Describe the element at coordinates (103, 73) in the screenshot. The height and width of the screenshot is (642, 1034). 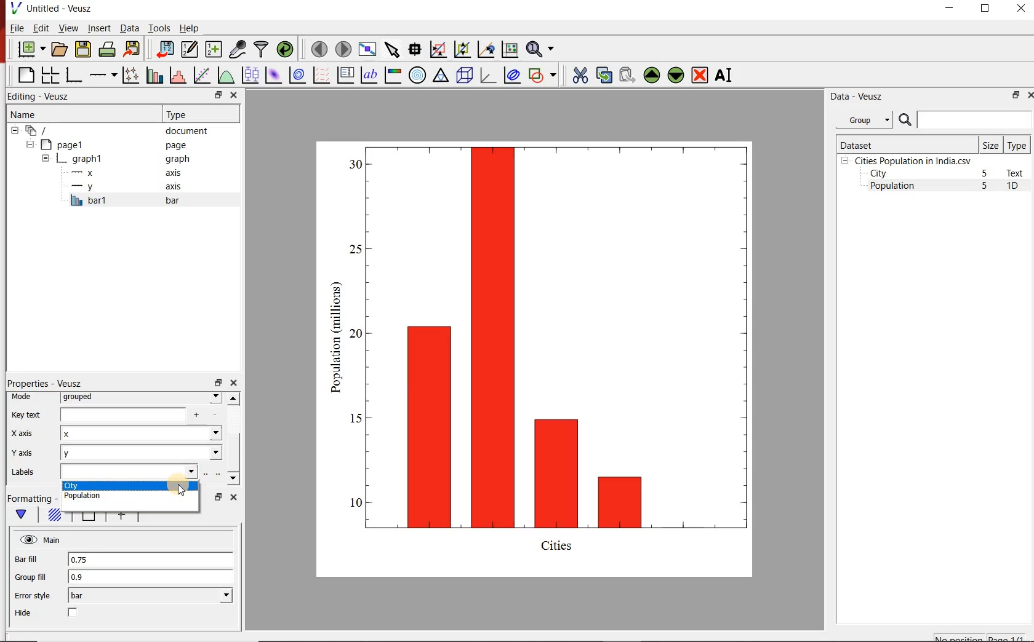
I see `Add an axis to the plot` at that location.